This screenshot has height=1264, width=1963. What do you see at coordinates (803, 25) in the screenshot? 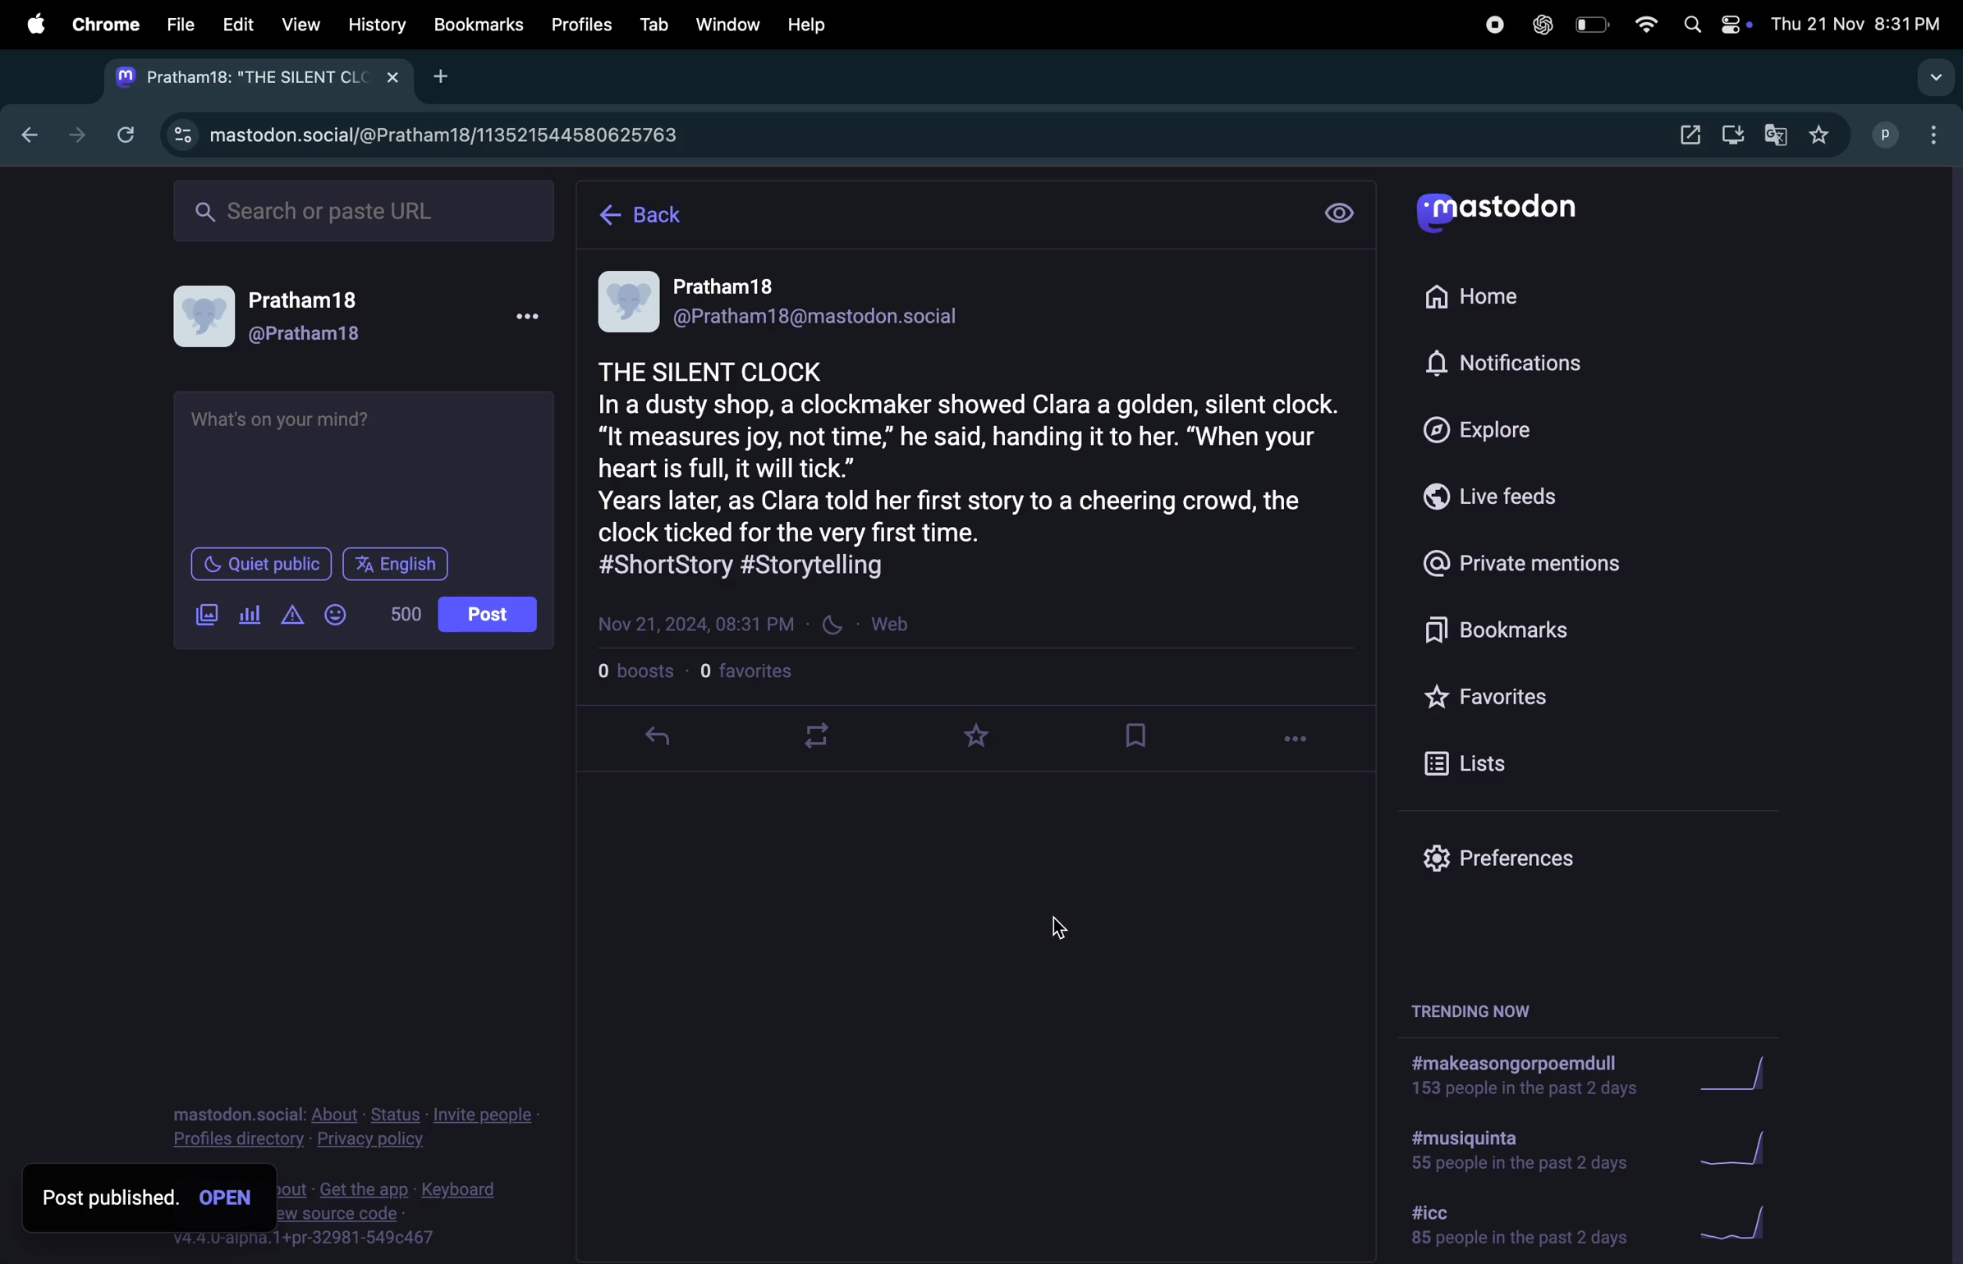
I see `help` at bounding box center [803, 25].